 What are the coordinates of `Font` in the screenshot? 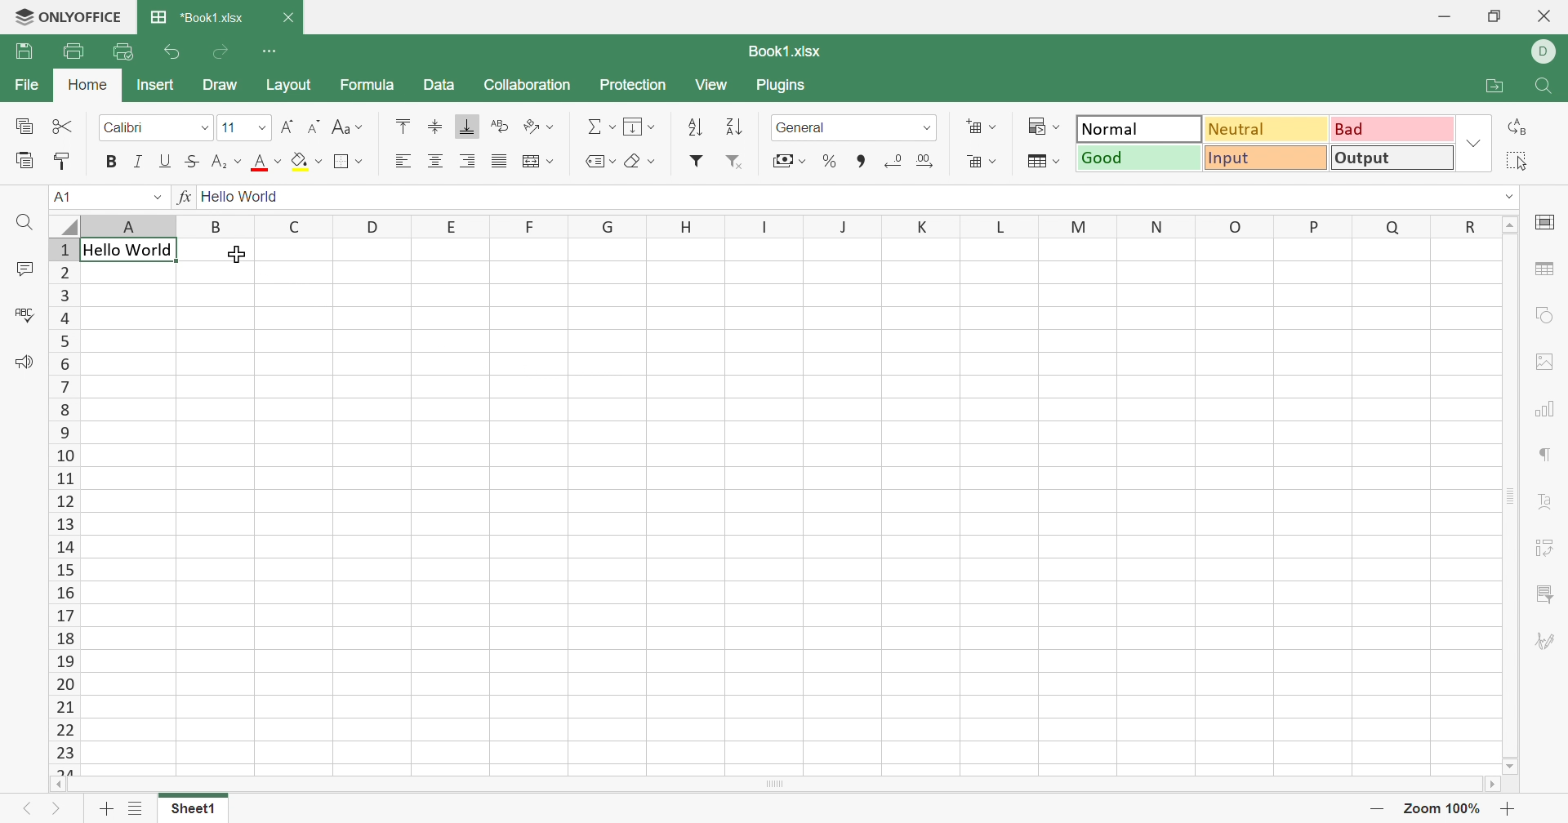 It's located at (157, 127).